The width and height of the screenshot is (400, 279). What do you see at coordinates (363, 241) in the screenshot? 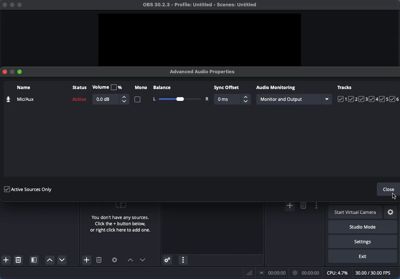
I see `Settings` at bounding box center [363, 241].